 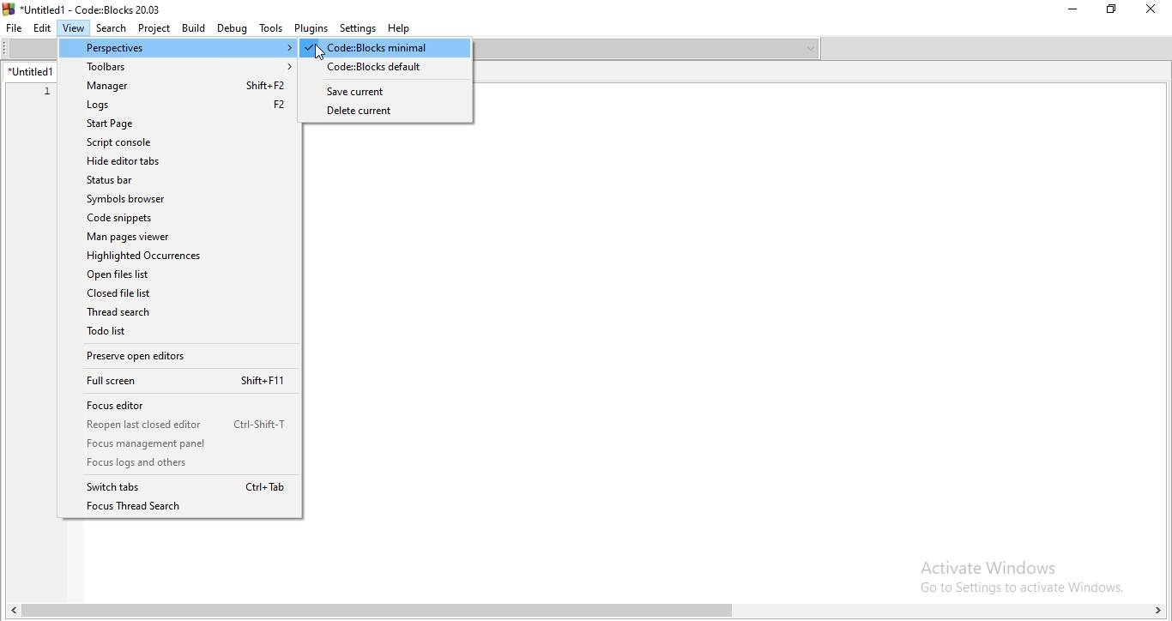 I want to click on Restore, so click(x=1113, y=10).